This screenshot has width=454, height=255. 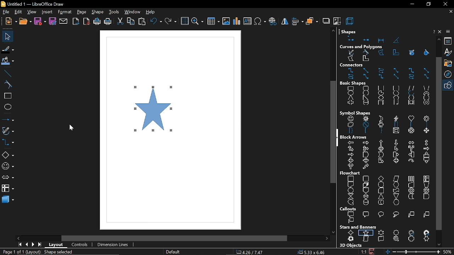 I want to click on line color, so click(x=7, y=49).